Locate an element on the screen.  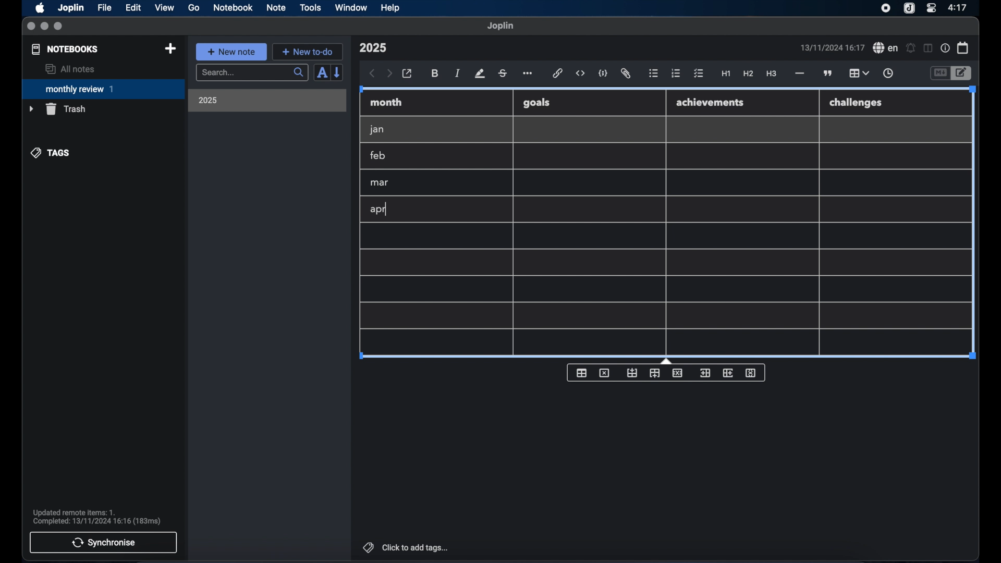
challenges is located at coordinates (857, 103).